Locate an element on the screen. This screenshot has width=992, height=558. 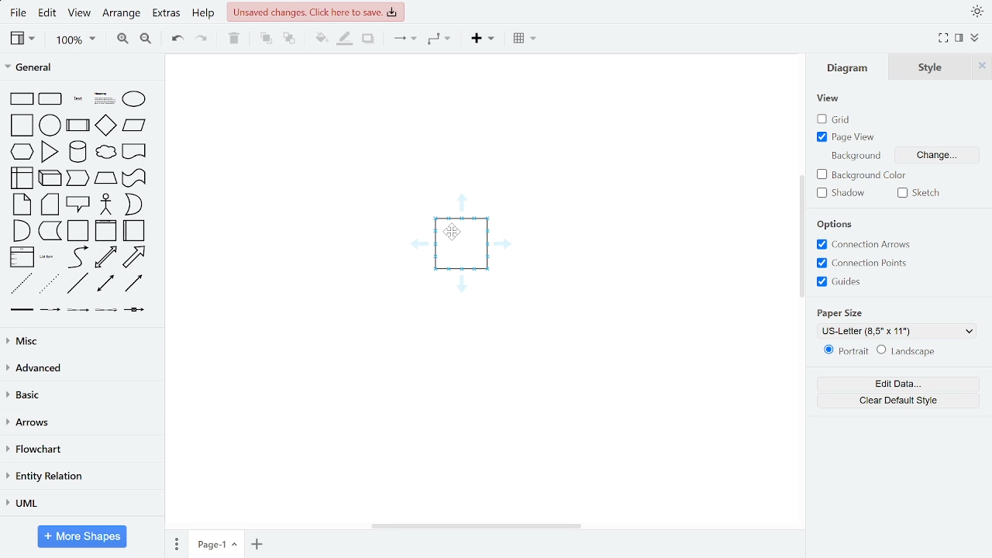
general shapes is located at coordinates (50, 229).